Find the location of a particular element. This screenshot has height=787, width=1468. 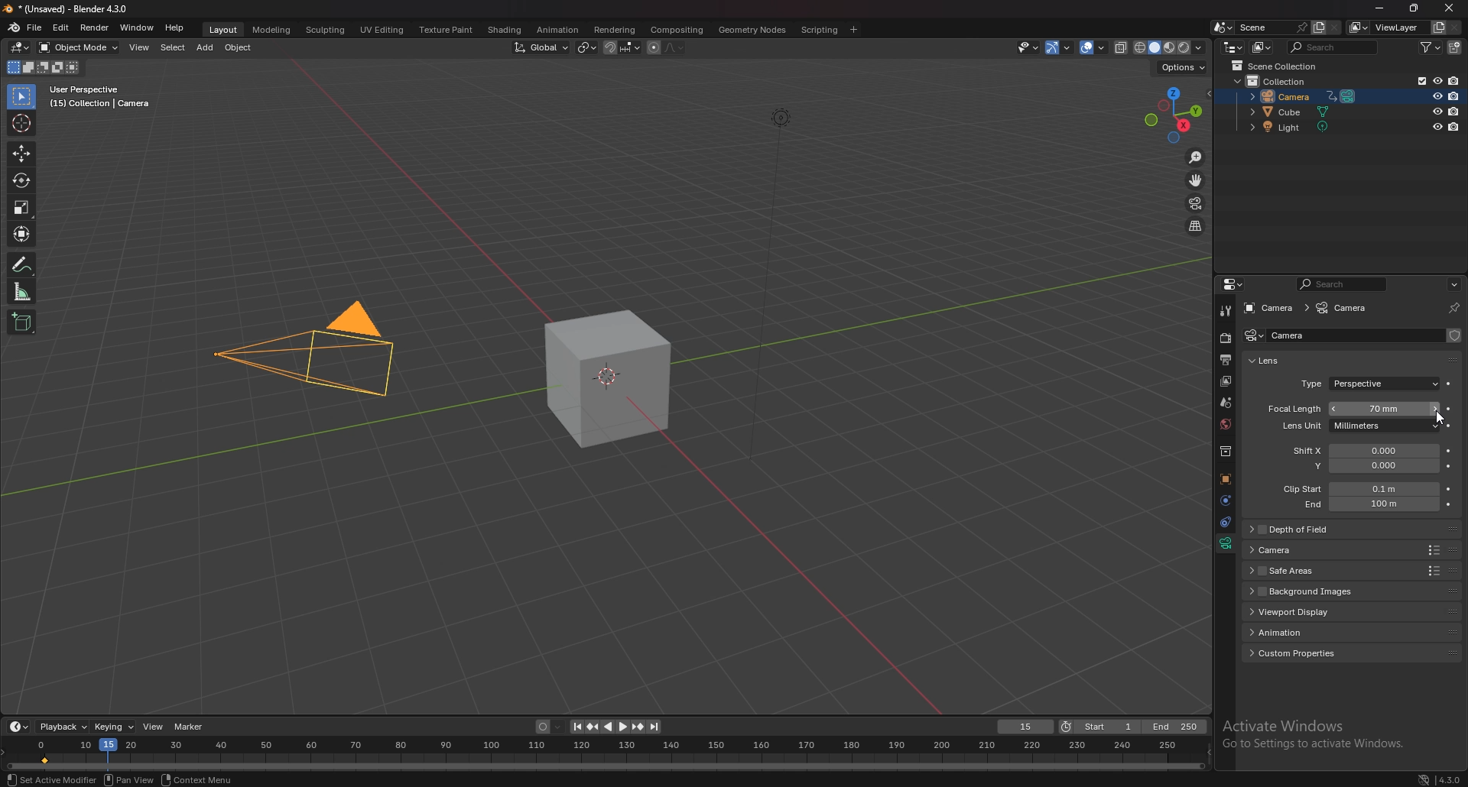

Close is located at coordinates (1447, 8).